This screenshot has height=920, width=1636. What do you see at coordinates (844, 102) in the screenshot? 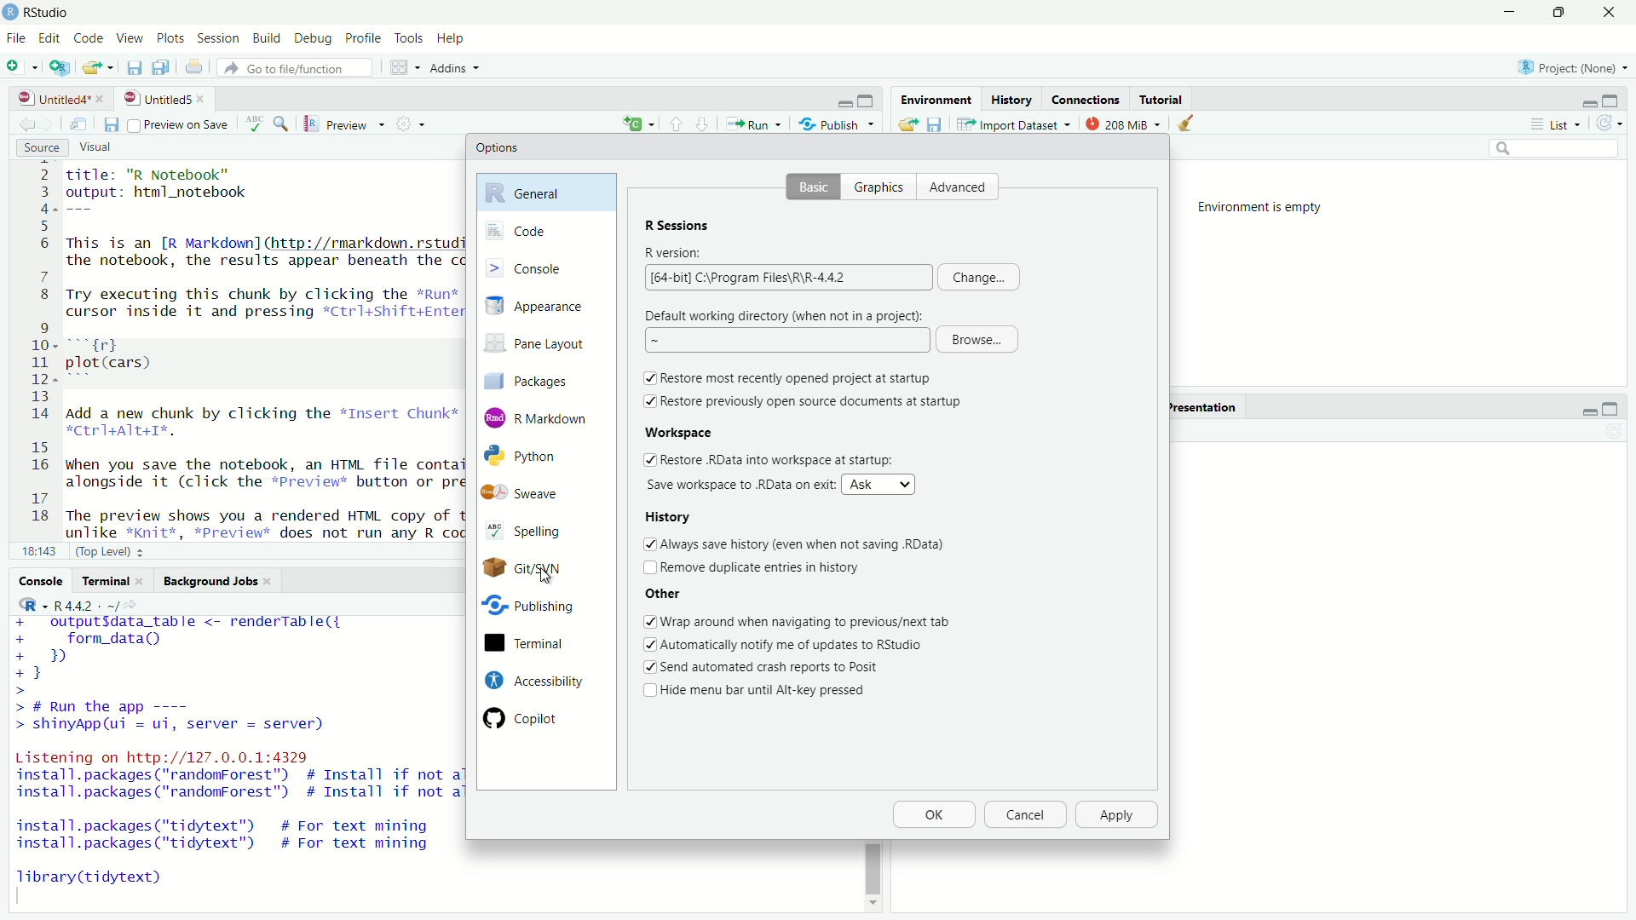
I see `minimize` at bounding box center [844, 102].